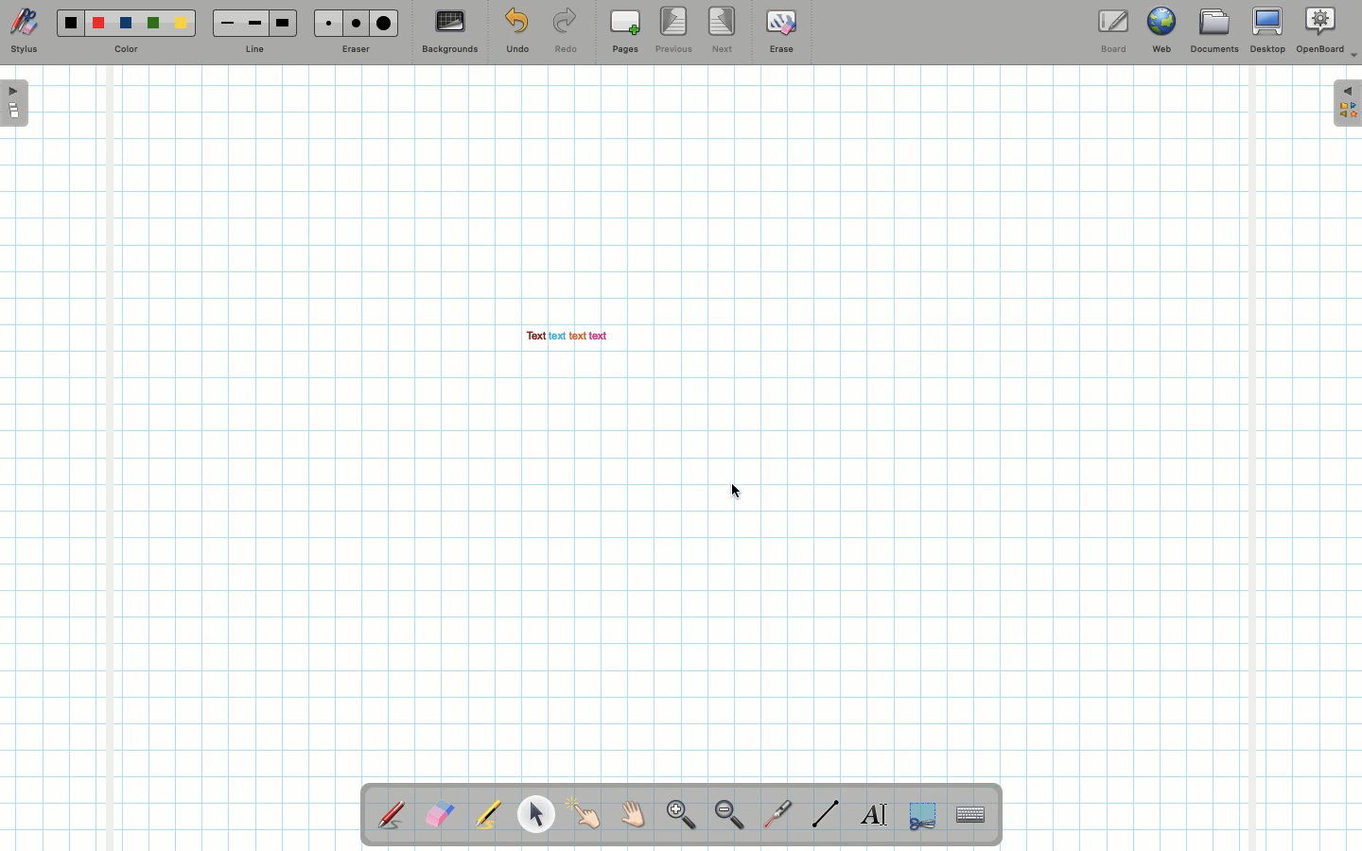  I want to click on Eraser, so click(439, 816).